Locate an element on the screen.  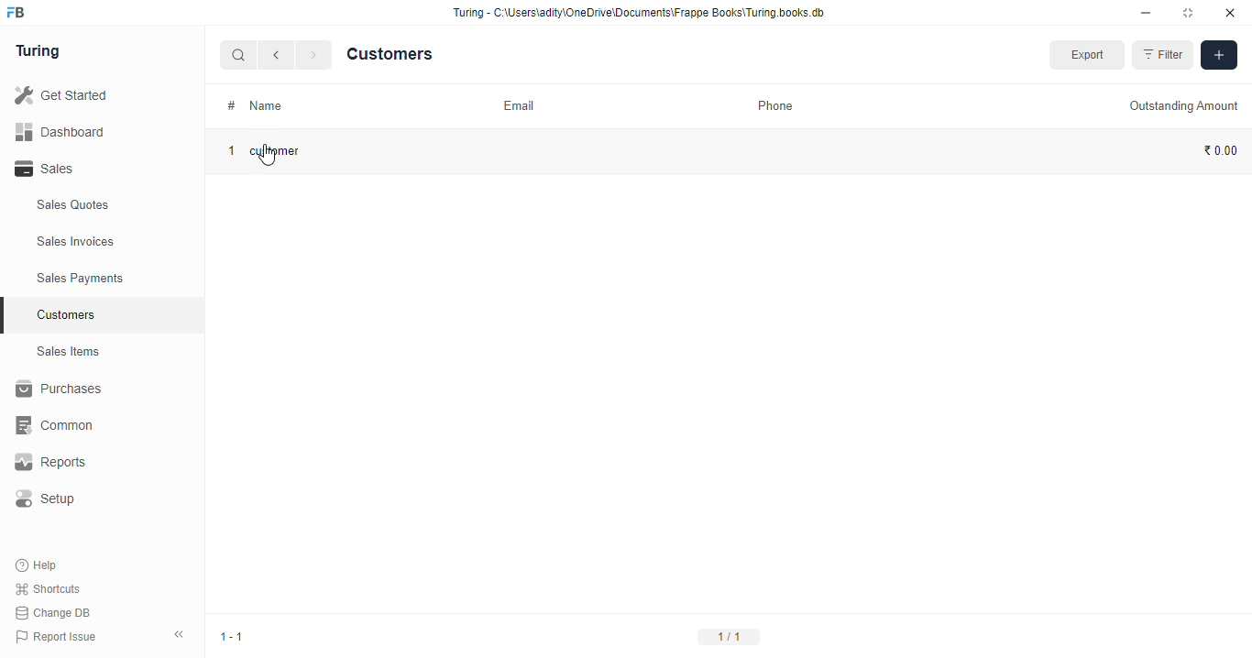
Sales Payments is located at coordinates (108, 279).